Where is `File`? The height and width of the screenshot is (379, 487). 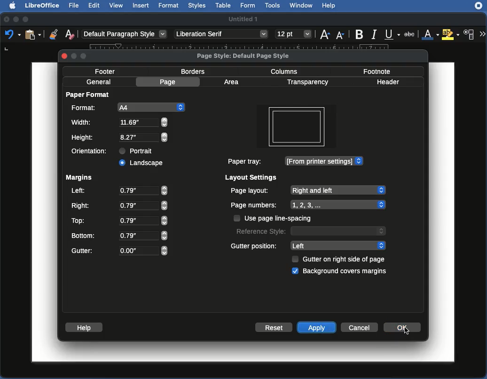
File is located at coordinates (76, 6).